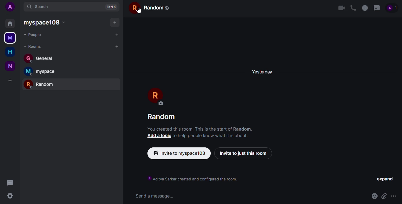 The image size is (402, 204). Describe the element at coordinates (46, 23) in the screenshot. I see `myspace` at that location.